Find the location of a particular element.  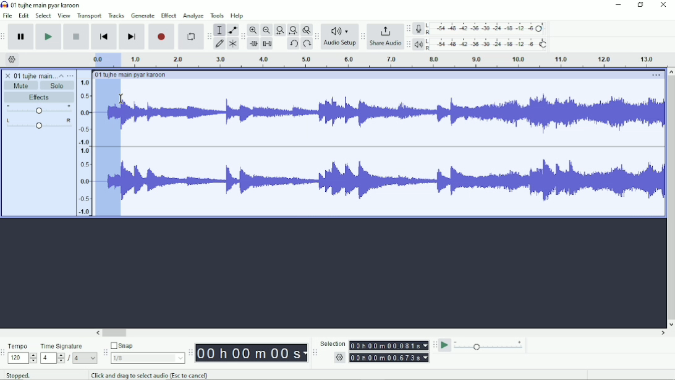

Already Played is located at coordinates (104, 59).